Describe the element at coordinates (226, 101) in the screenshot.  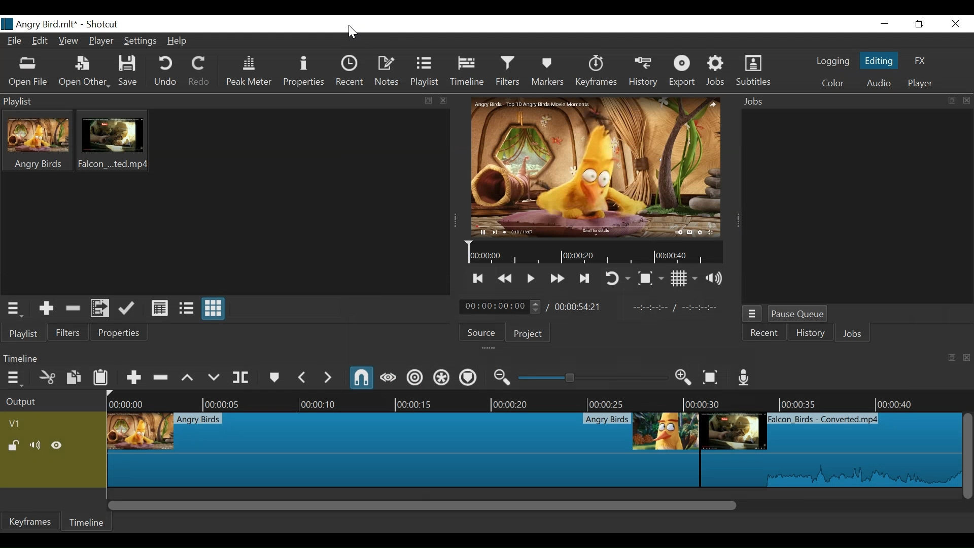
I see `Playlist Panel` at that location.